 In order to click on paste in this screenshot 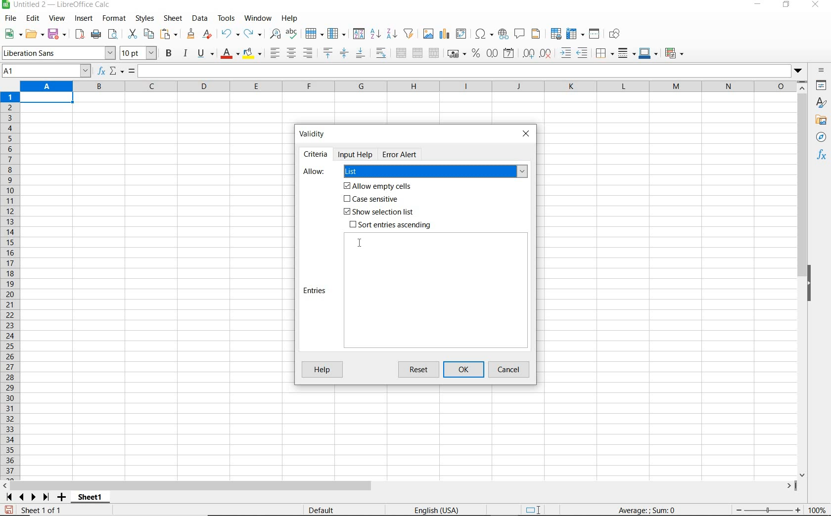, I will do `click(170, 35)`.